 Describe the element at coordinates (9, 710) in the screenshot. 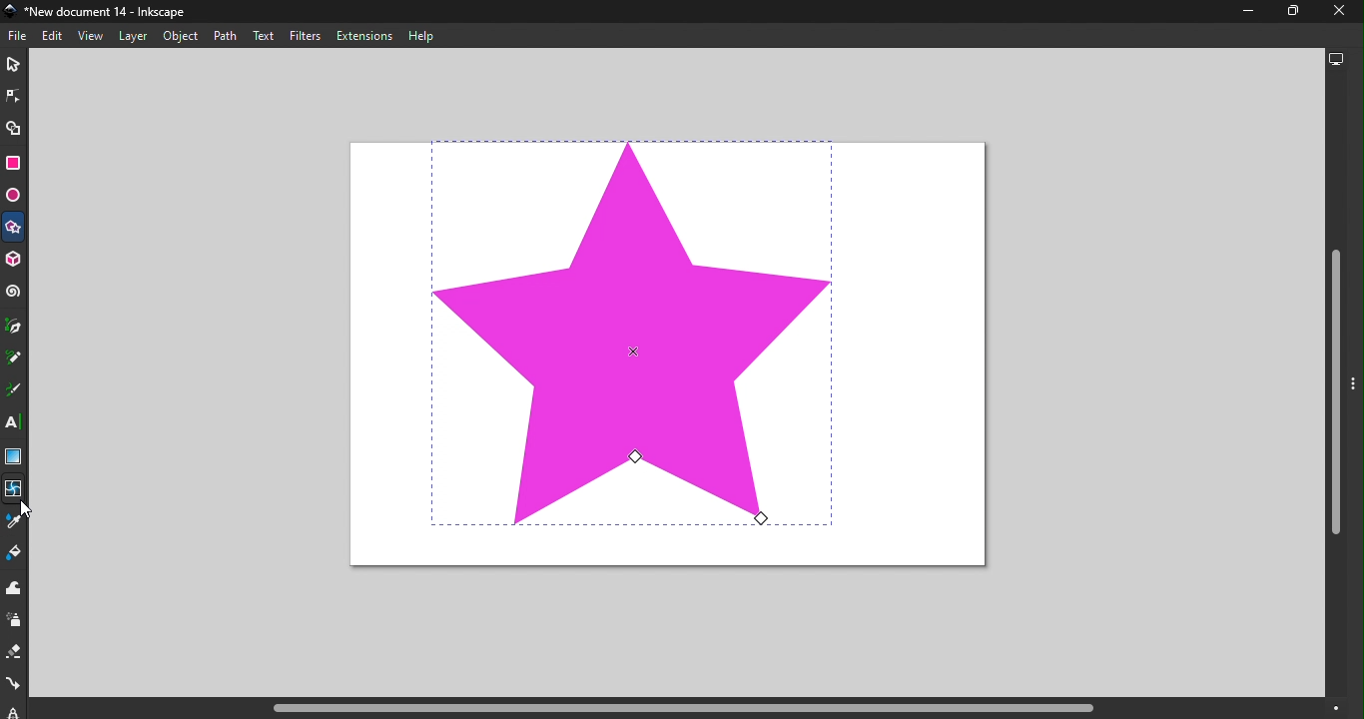

I see `lpe` at that location.